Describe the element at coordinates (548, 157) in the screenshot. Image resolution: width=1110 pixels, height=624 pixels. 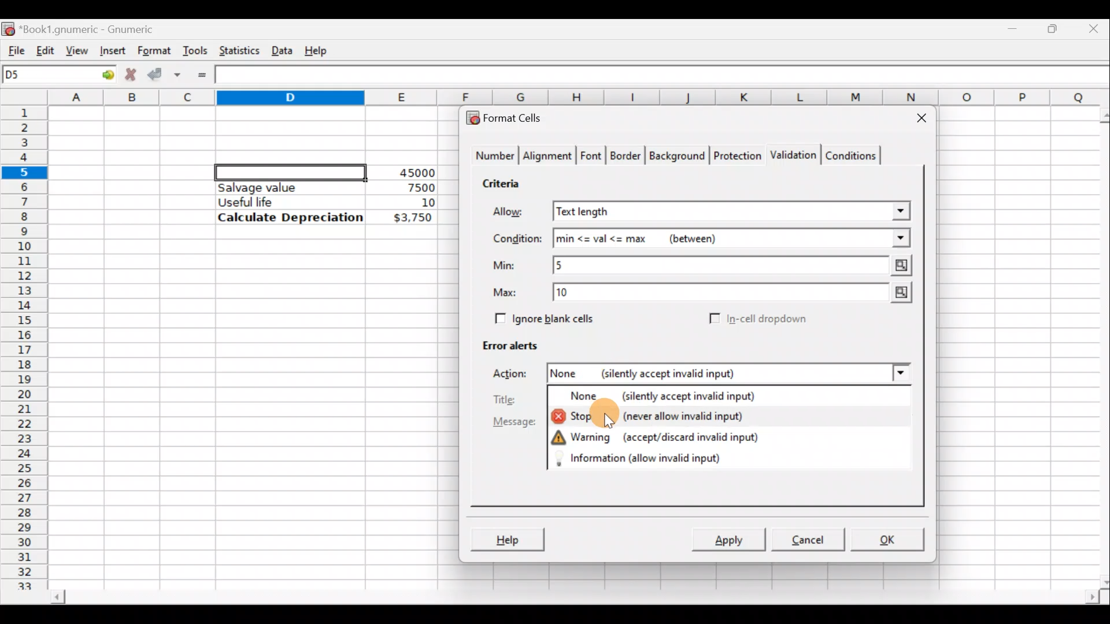
I see `Alignment` at that location.